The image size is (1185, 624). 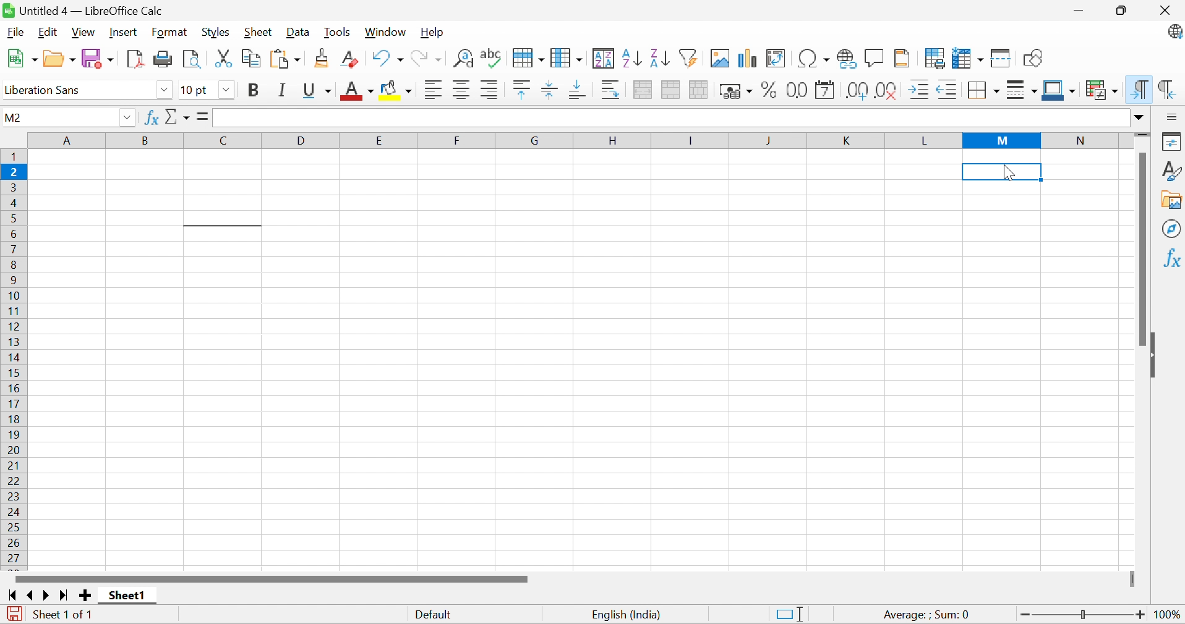 I want to click on 100%, so click(x=1170, y=617).